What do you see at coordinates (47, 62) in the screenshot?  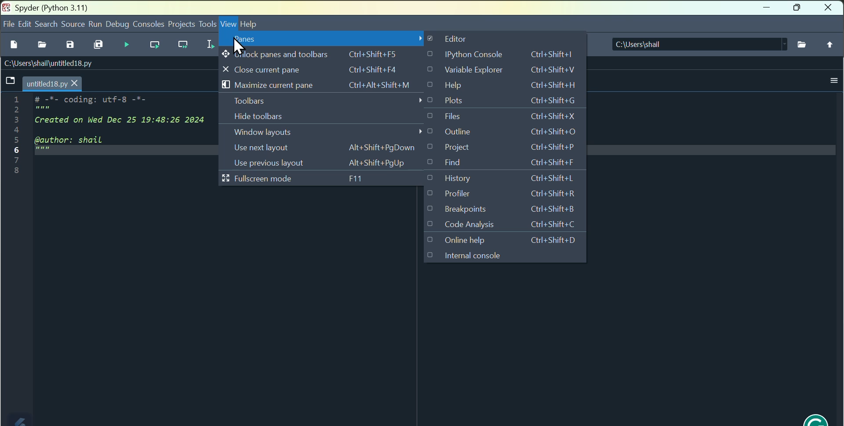 I see `C:\Users\shail\untitled18.py` at bounding box center [47, 62].